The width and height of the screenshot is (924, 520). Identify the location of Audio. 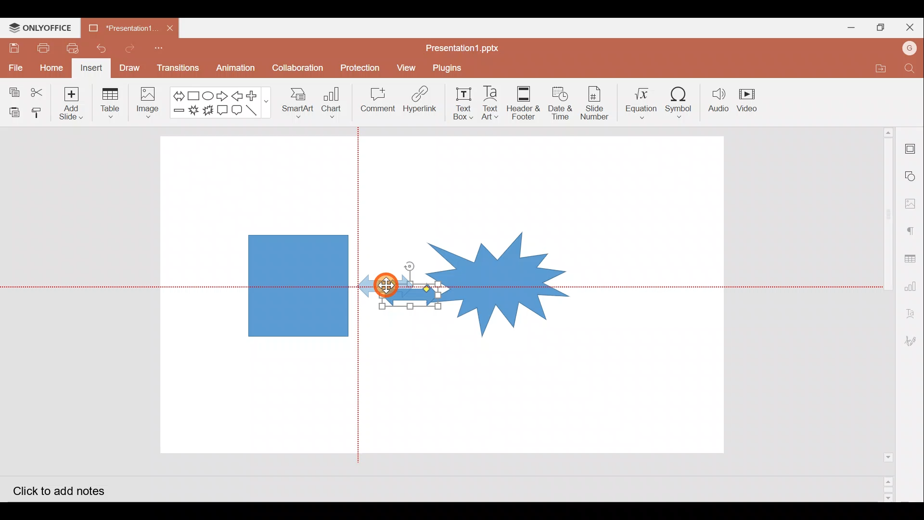
(719, 100).